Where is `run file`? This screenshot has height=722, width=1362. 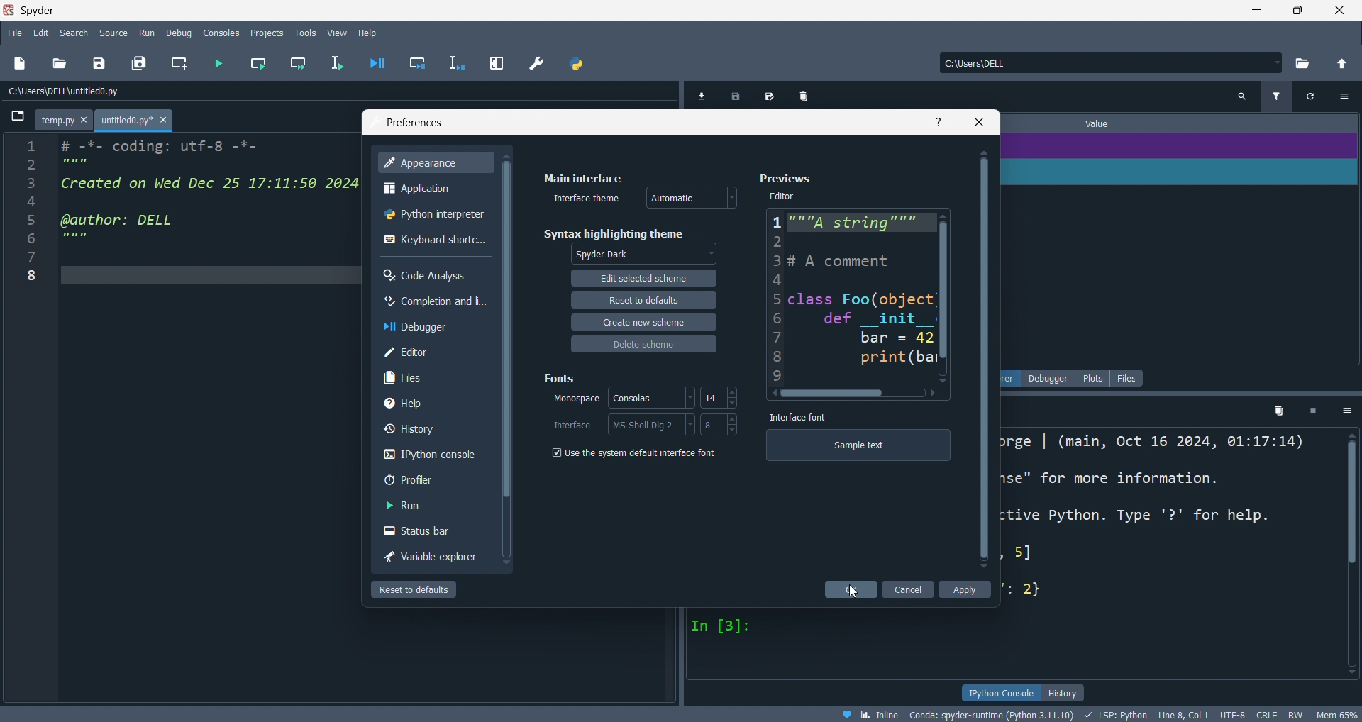 run file is located at coordinates (223, 63).